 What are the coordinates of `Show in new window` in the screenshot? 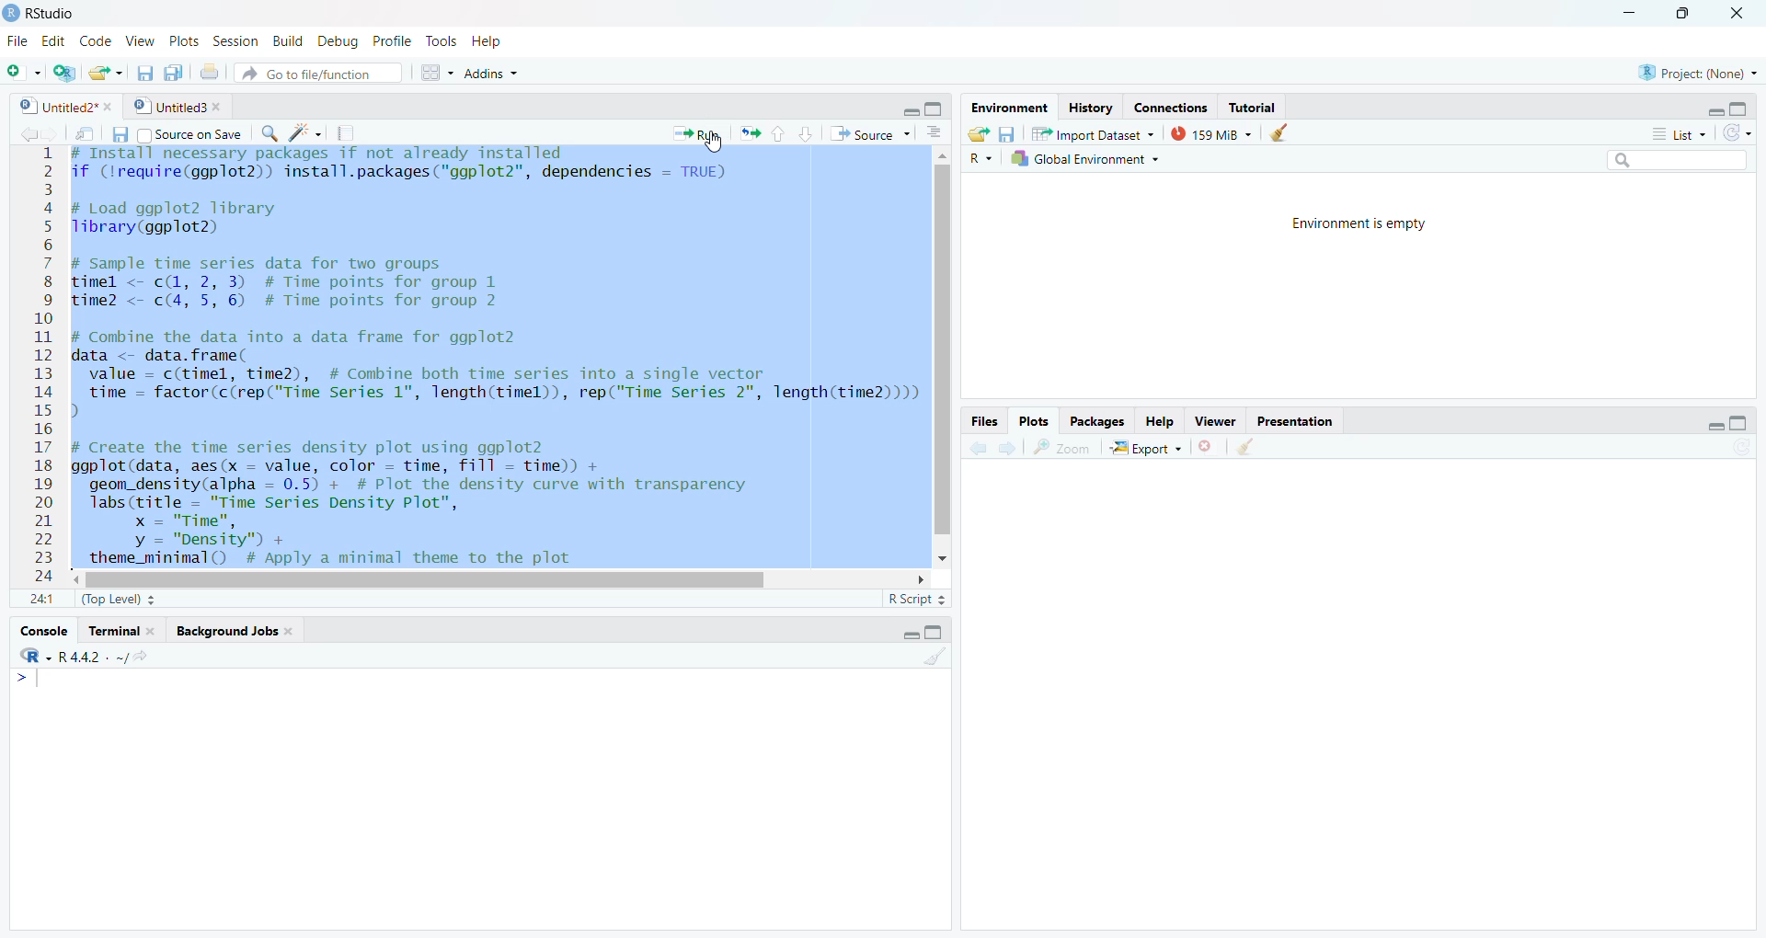 It's located at (84, 137).